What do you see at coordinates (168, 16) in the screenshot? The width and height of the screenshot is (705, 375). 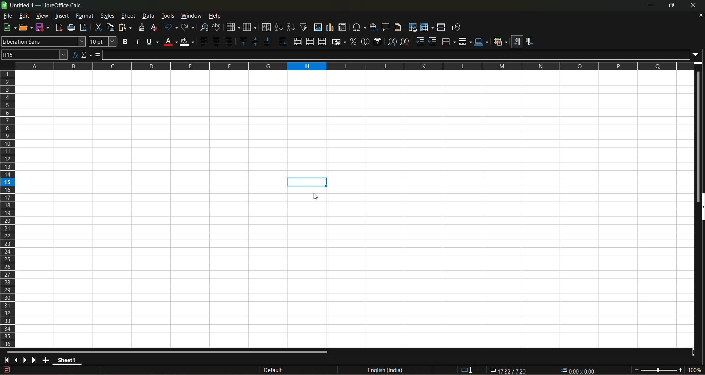 I see `tools` at bounding box center [168, 16].